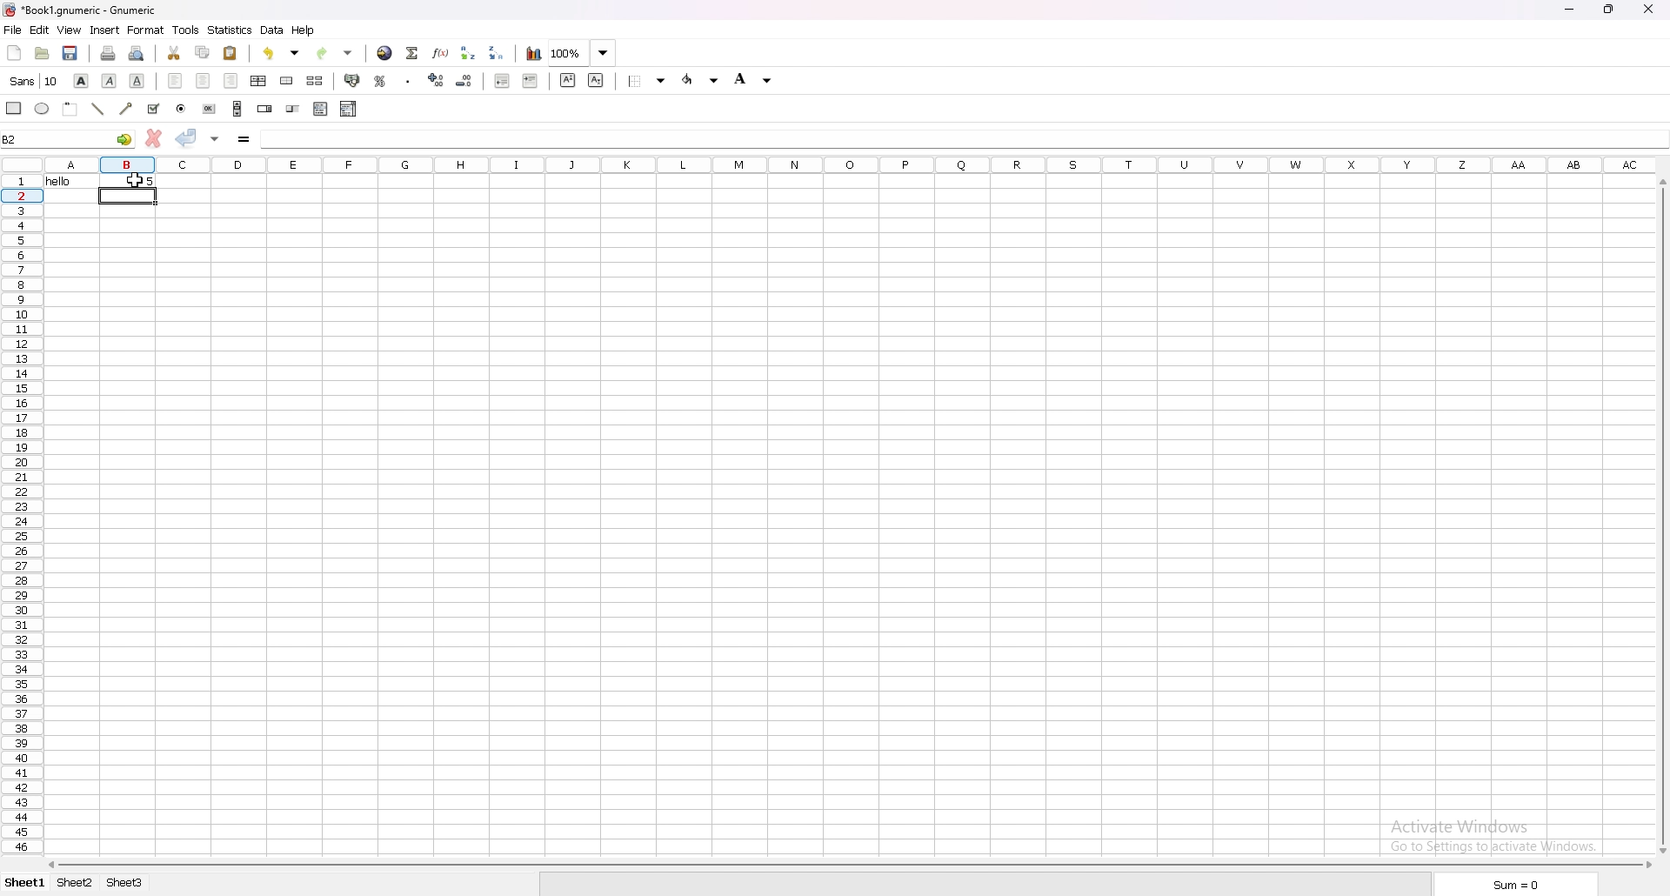  What do you see at coordinates (185, 30) in the screenshot?
I see `tools` at bounding box center [185, 30].